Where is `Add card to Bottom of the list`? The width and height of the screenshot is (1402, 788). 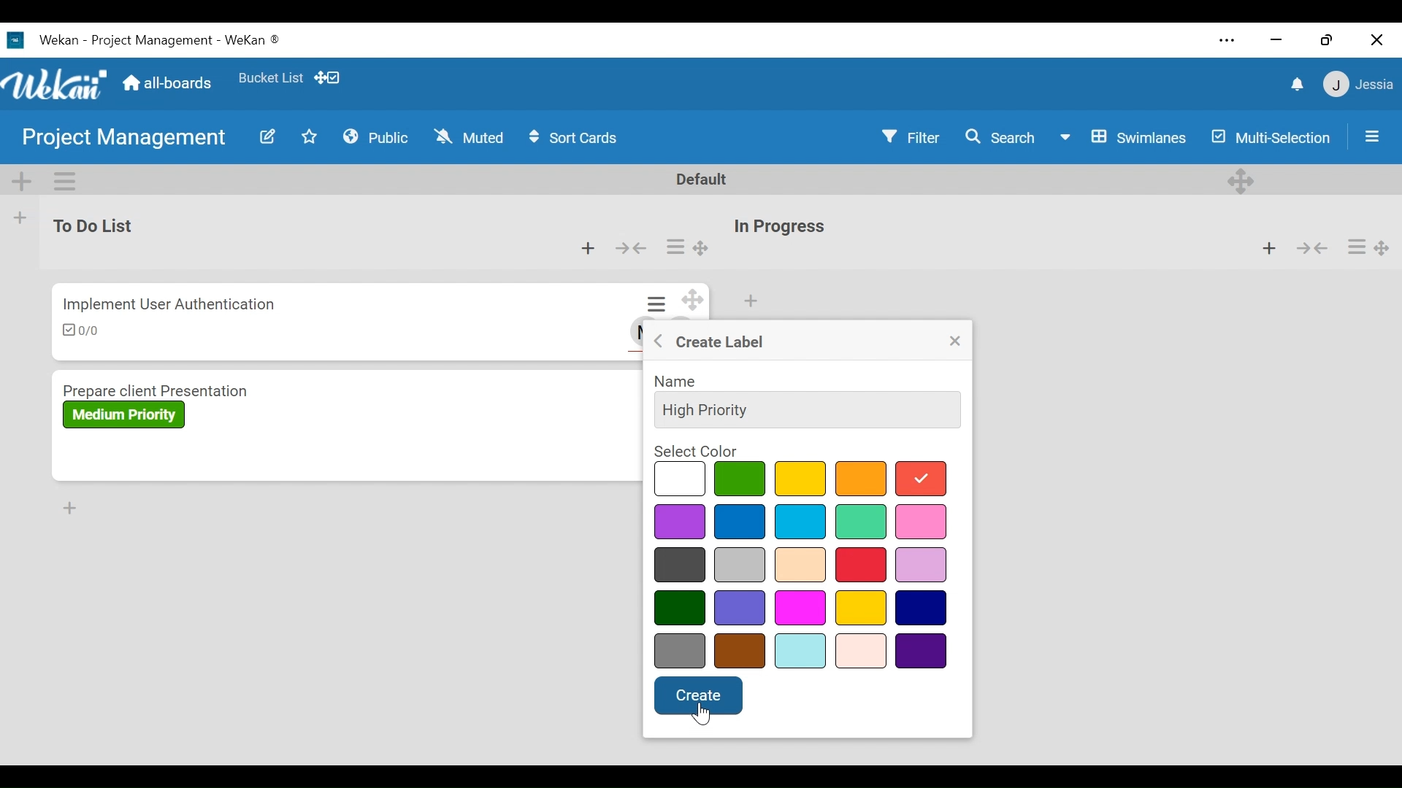 Add card to Bottom of the list is located at coordinates (69, 508).